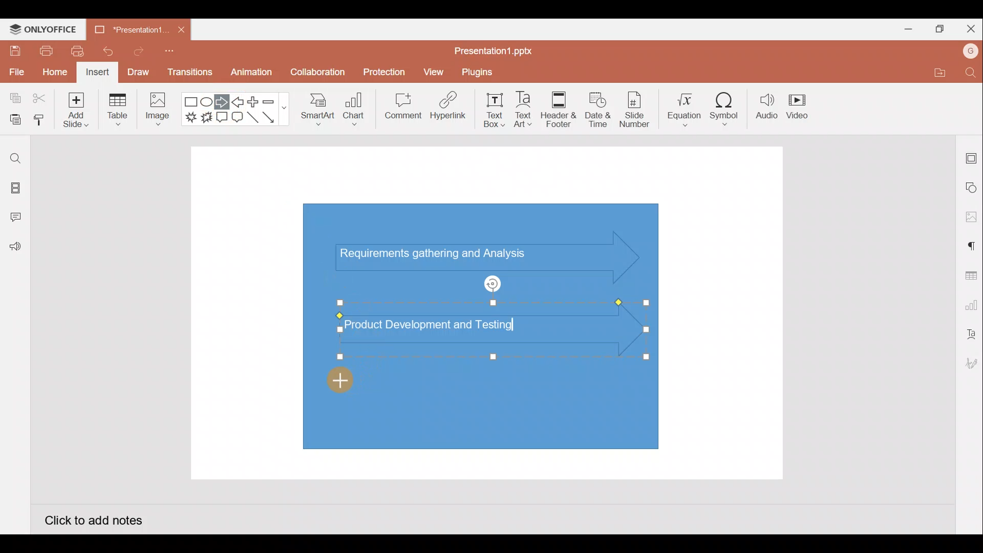  What do you see at coordinates (971, 51) in the screenshot?
I see `Account name` at bounding box center [971, 51].